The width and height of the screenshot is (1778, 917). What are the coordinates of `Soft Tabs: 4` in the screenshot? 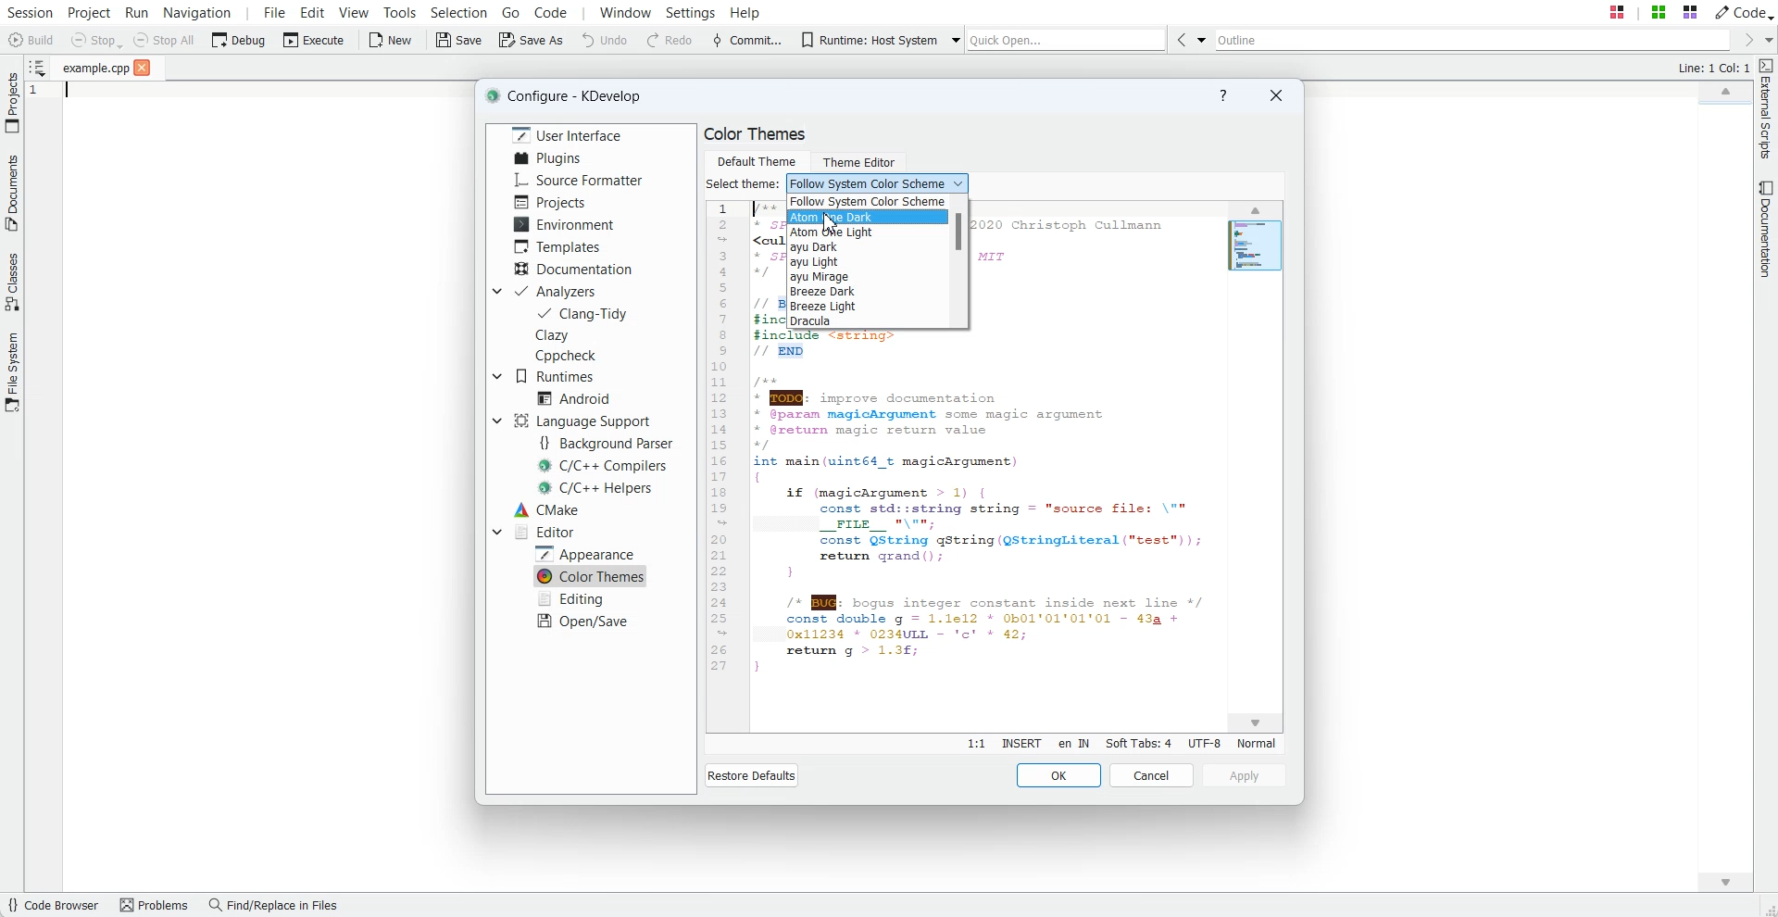 It's located at (1138, 743).